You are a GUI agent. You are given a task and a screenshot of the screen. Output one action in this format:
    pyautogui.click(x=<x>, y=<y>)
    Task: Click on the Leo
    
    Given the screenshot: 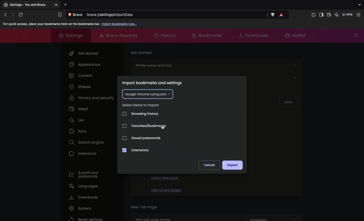 What is the action you would take?
    pyautogui.click(x=77, y=119)
    